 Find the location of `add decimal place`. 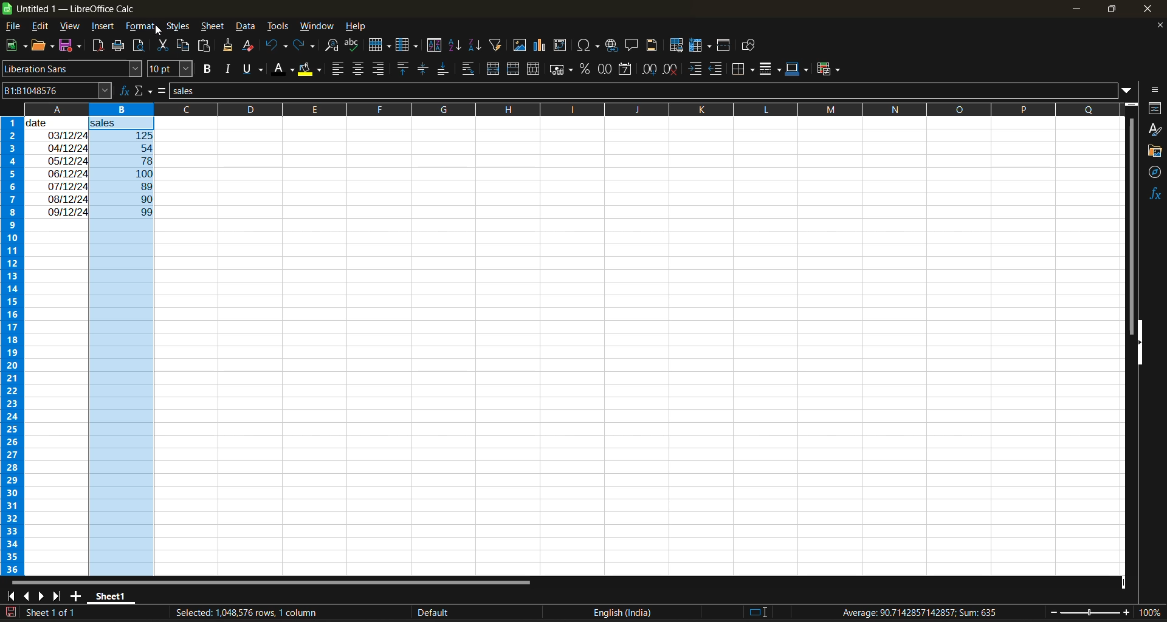

add decimal place is located at coordinates (648, 70).